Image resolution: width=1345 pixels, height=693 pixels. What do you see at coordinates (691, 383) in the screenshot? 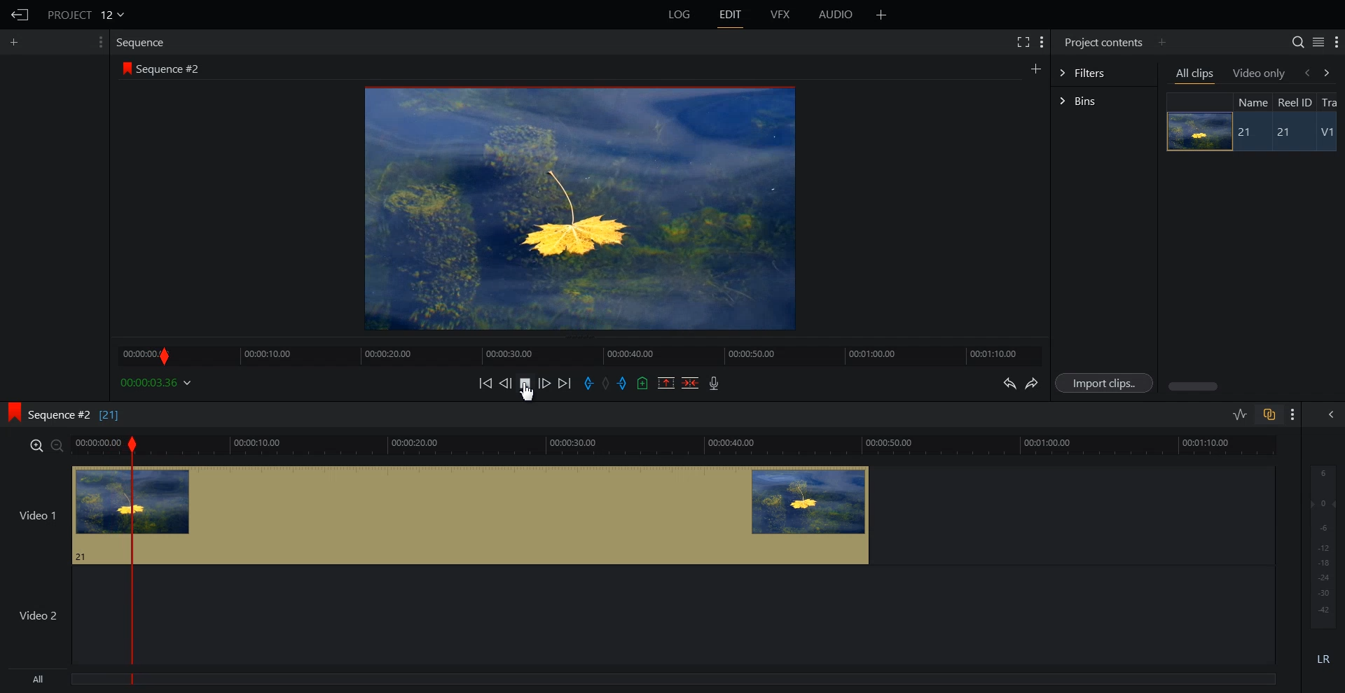
I see `Delete` at bounding box center [691, 383].